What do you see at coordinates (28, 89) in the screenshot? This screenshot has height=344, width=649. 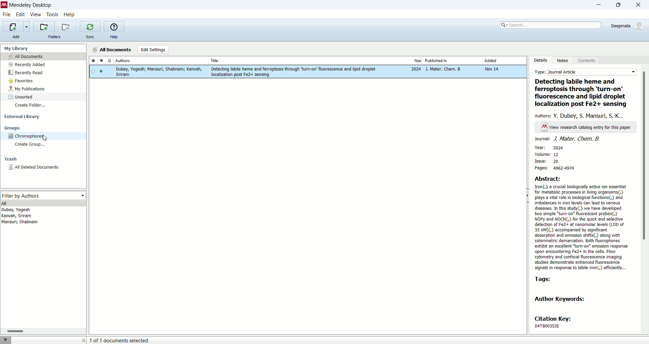 I see `my publications` at bounding box center [28, 89].